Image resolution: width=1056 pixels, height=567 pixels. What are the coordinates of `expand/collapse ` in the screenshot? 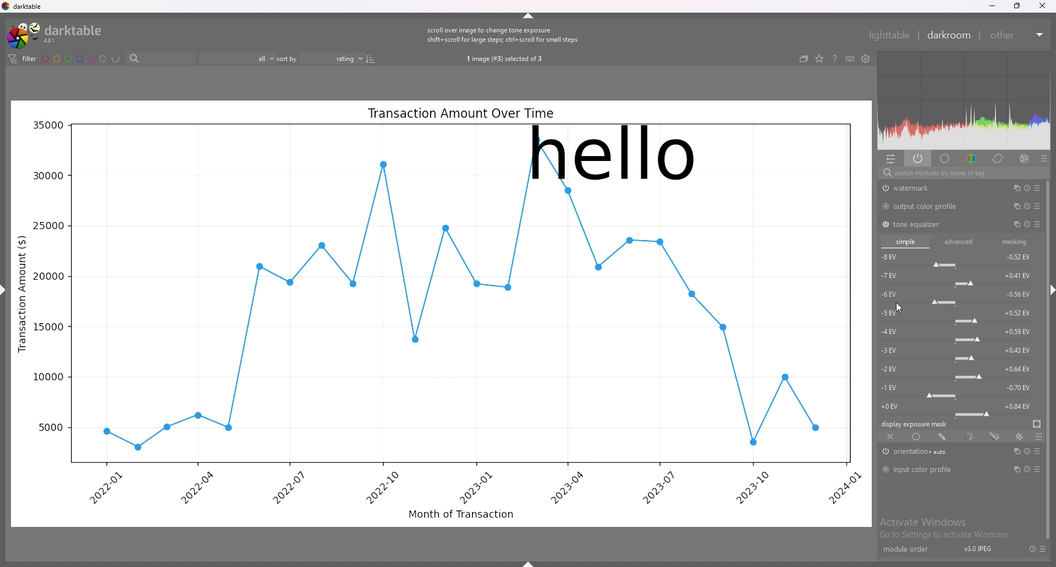 It's located at (1039, 35).